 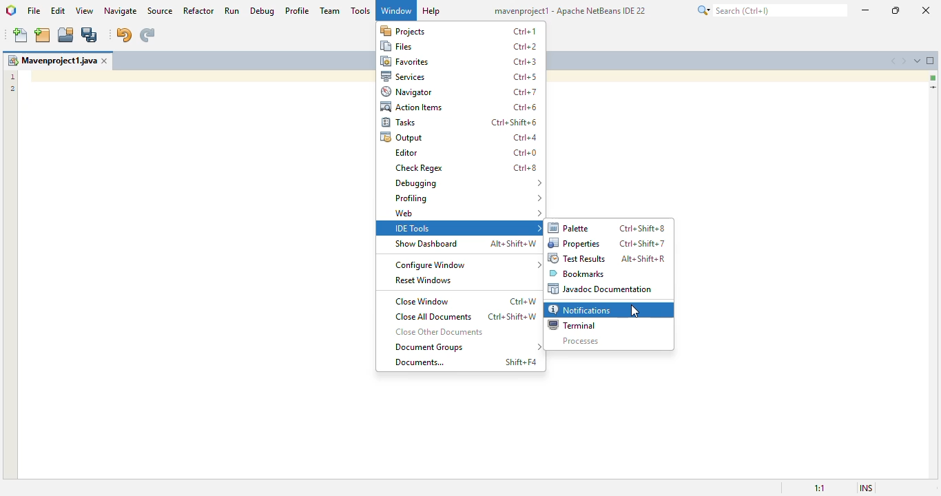 What do you see at coordinates (515, 122) in the screenshot?
I see `shortcut for tasks` at bounding box center [515, 122].